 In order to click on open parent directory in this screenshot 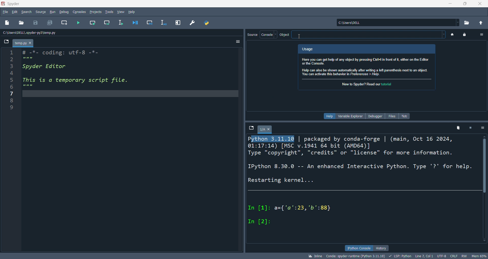, I will do `click(480, 22)`.